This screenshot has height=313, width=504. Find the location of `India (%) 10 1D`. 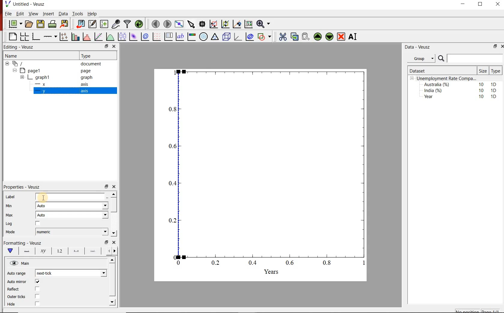

India (%) 10 1D is located at coordinates (461, 90).